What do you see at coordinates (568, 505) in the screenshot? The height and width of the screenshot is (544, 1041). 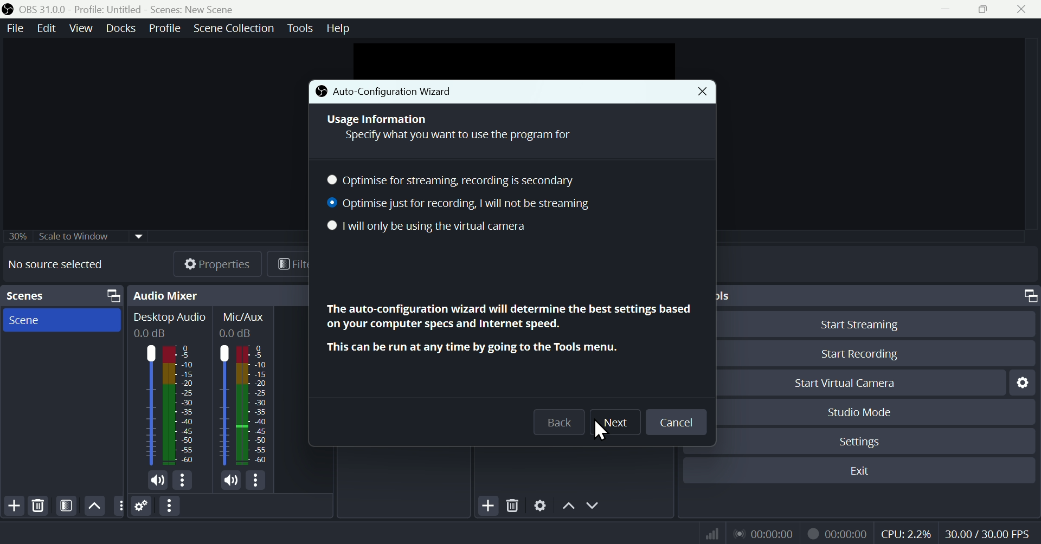 I see `Up` at bounding box center [568, 505].